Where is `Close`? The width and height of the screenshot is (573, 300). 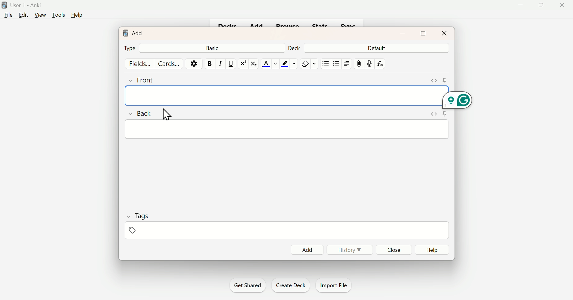
Close is located at coordinates (444, 33).